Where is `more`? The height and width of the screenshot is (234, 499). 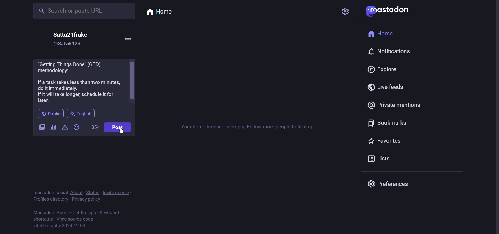 more is located at coordinates (131, 39).